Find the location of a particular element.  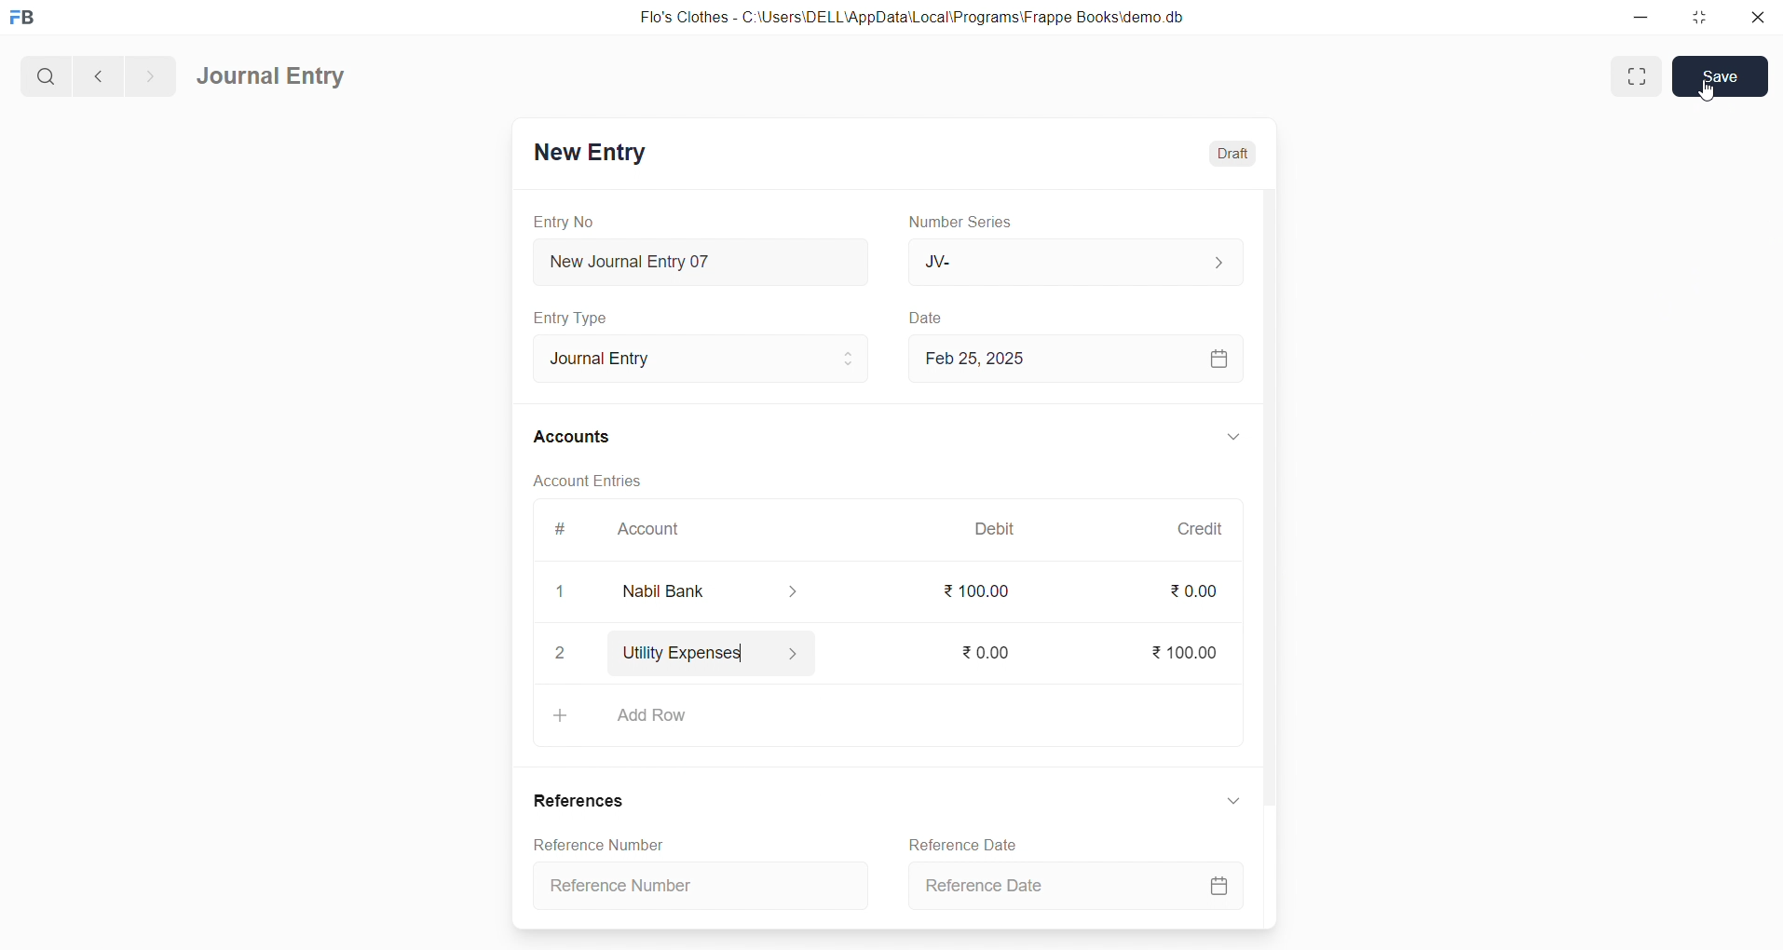

New Entry is located at coordinates (589, 152).